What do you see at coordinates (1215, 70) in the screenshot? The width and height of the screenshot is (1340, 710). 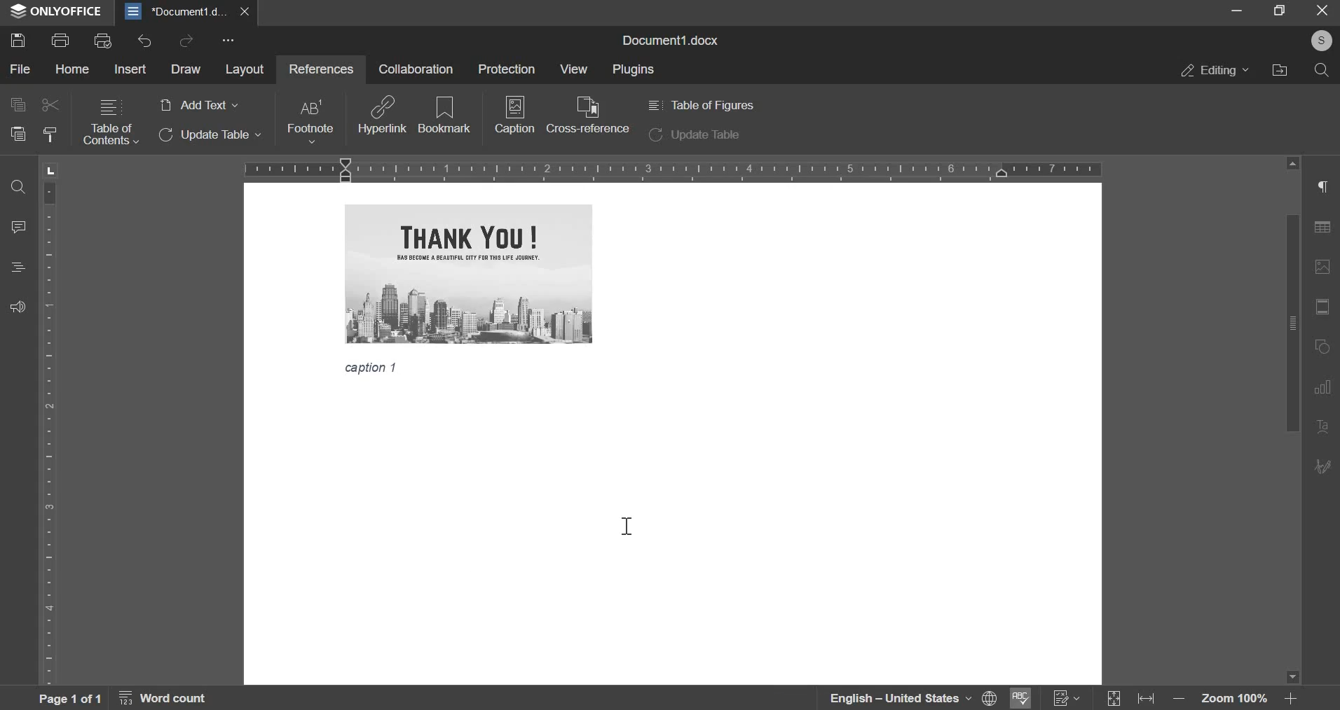 I see `editing` at bounding box center [1215, 70].